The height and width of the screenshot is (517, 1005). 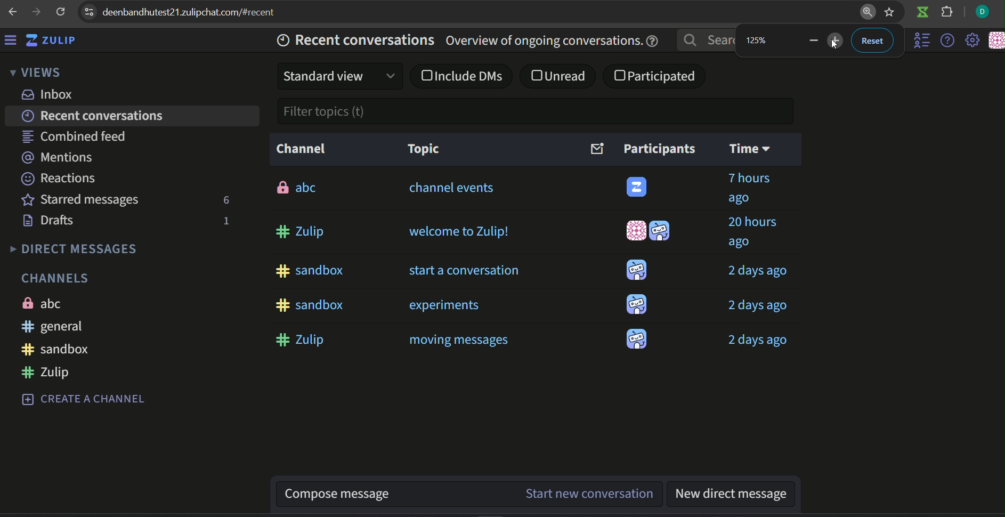 I want to click on #zulip, so click(x=45, y=371).